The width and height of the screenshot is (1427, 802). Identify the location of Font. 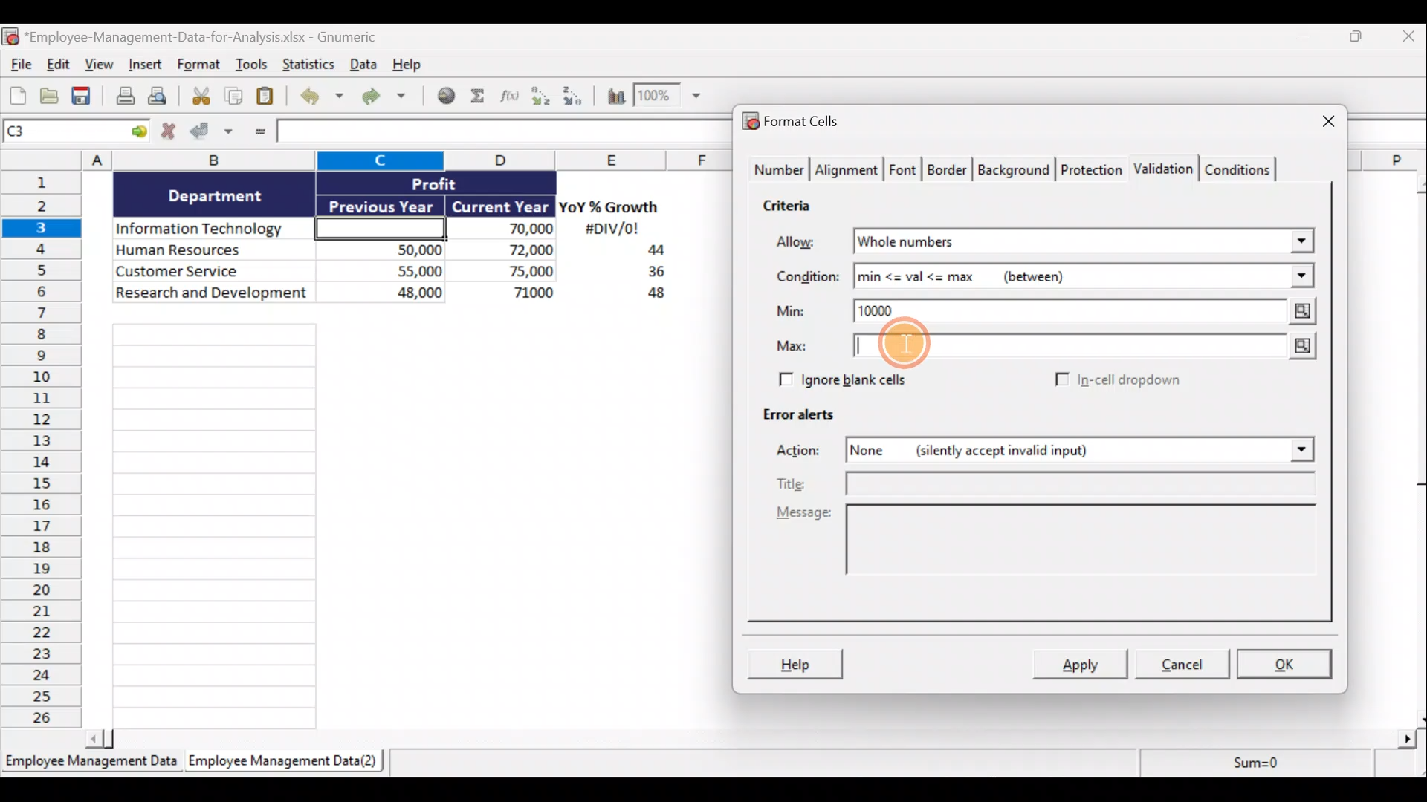
(904, 168).